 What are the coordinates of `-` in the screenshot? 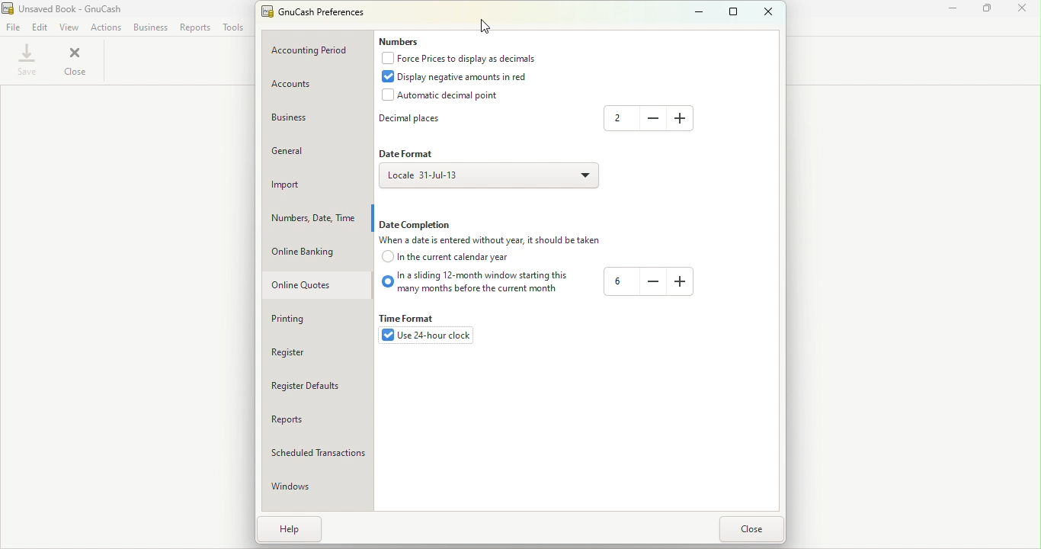 It's located at (649, 283).